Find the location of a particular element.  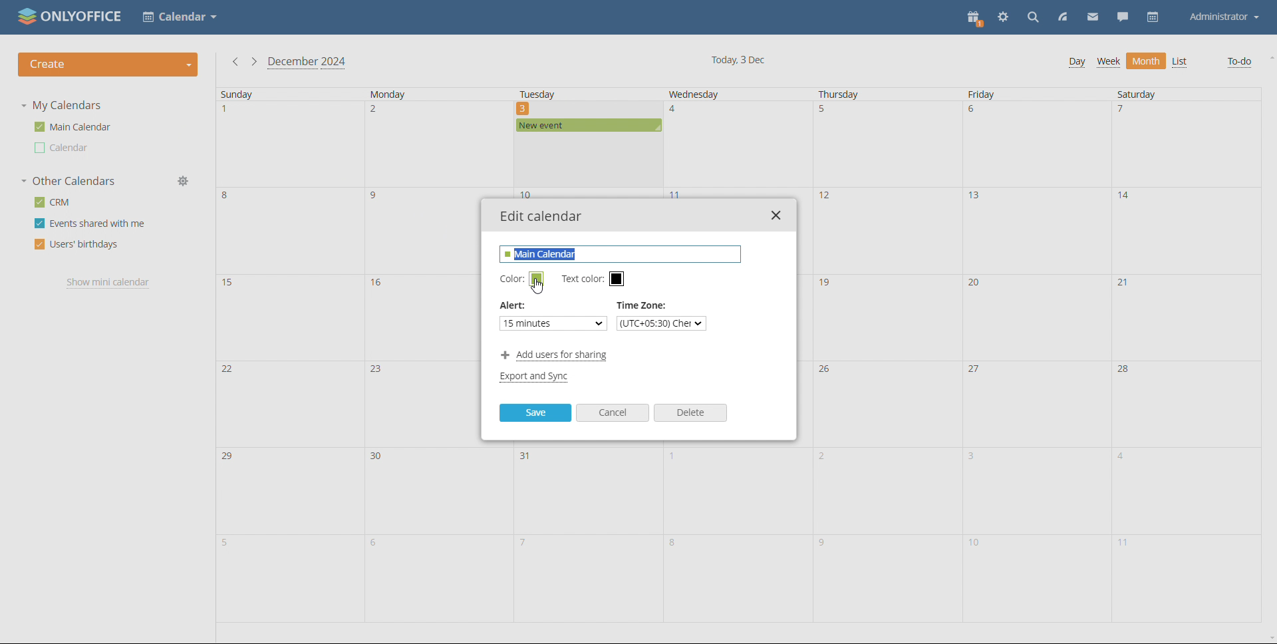

friday is located at coordinates (1002, 94).